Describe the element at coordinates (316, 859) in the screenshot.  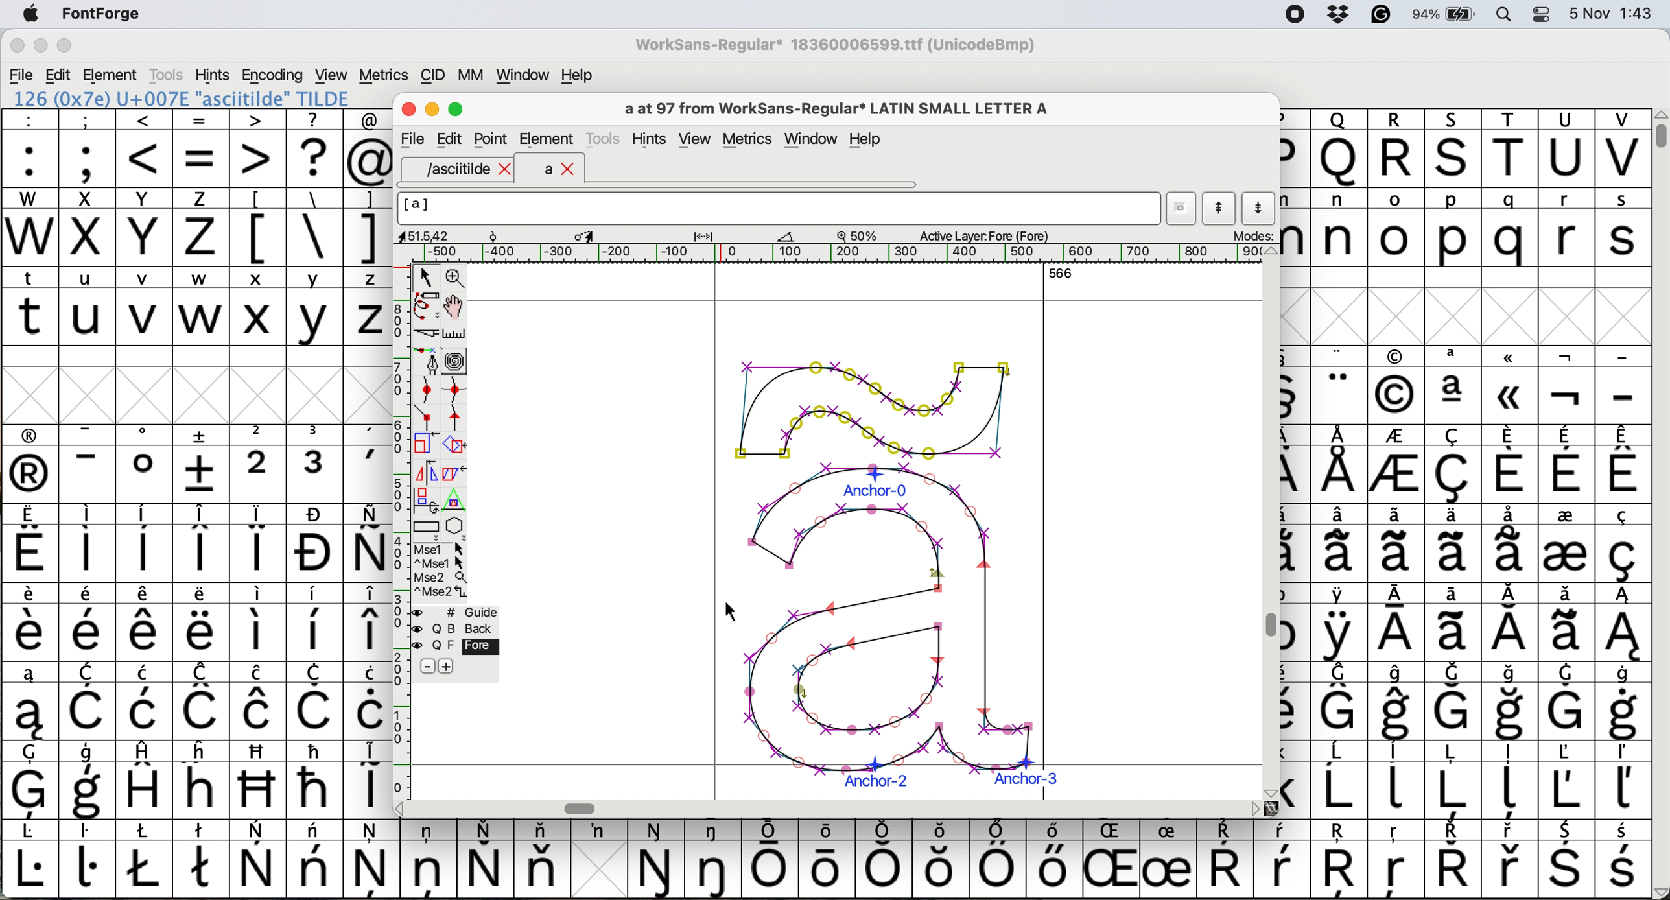
I see `symbol` at that location.